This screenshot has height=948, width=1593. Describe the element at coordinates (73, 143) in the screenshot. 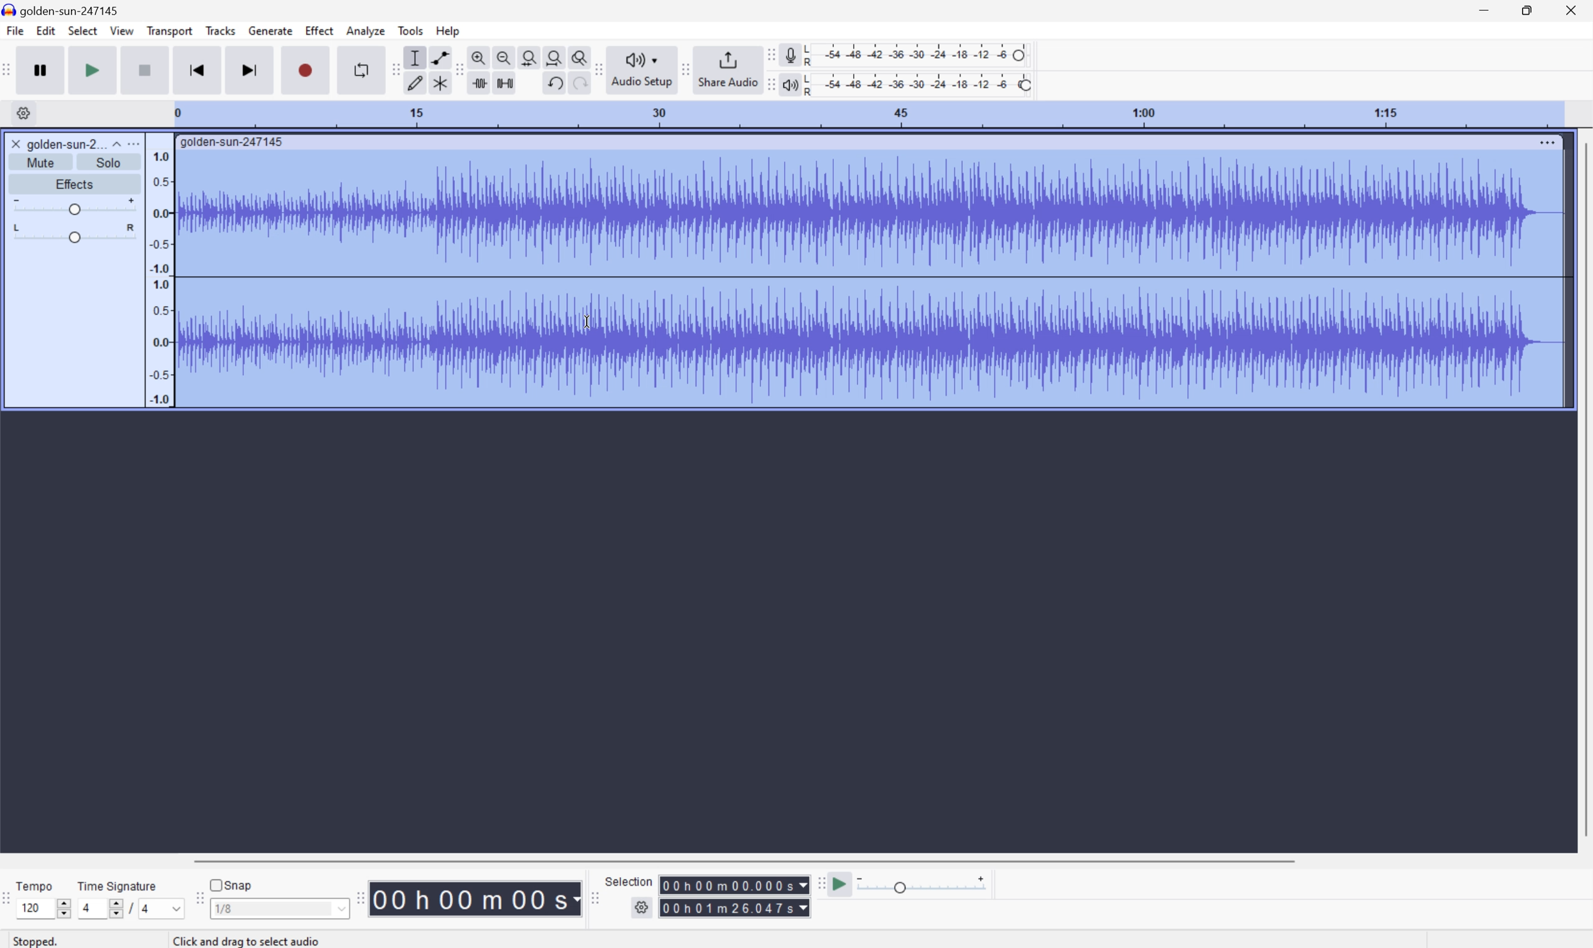

I see `golden-sun-2...` at that location.